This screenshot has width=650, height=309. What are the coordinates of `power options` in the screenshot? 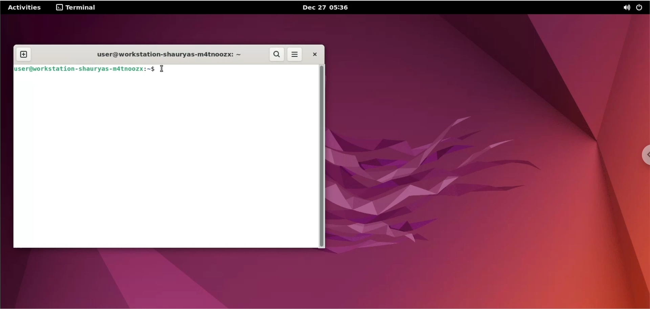 It's located at (641, 7).